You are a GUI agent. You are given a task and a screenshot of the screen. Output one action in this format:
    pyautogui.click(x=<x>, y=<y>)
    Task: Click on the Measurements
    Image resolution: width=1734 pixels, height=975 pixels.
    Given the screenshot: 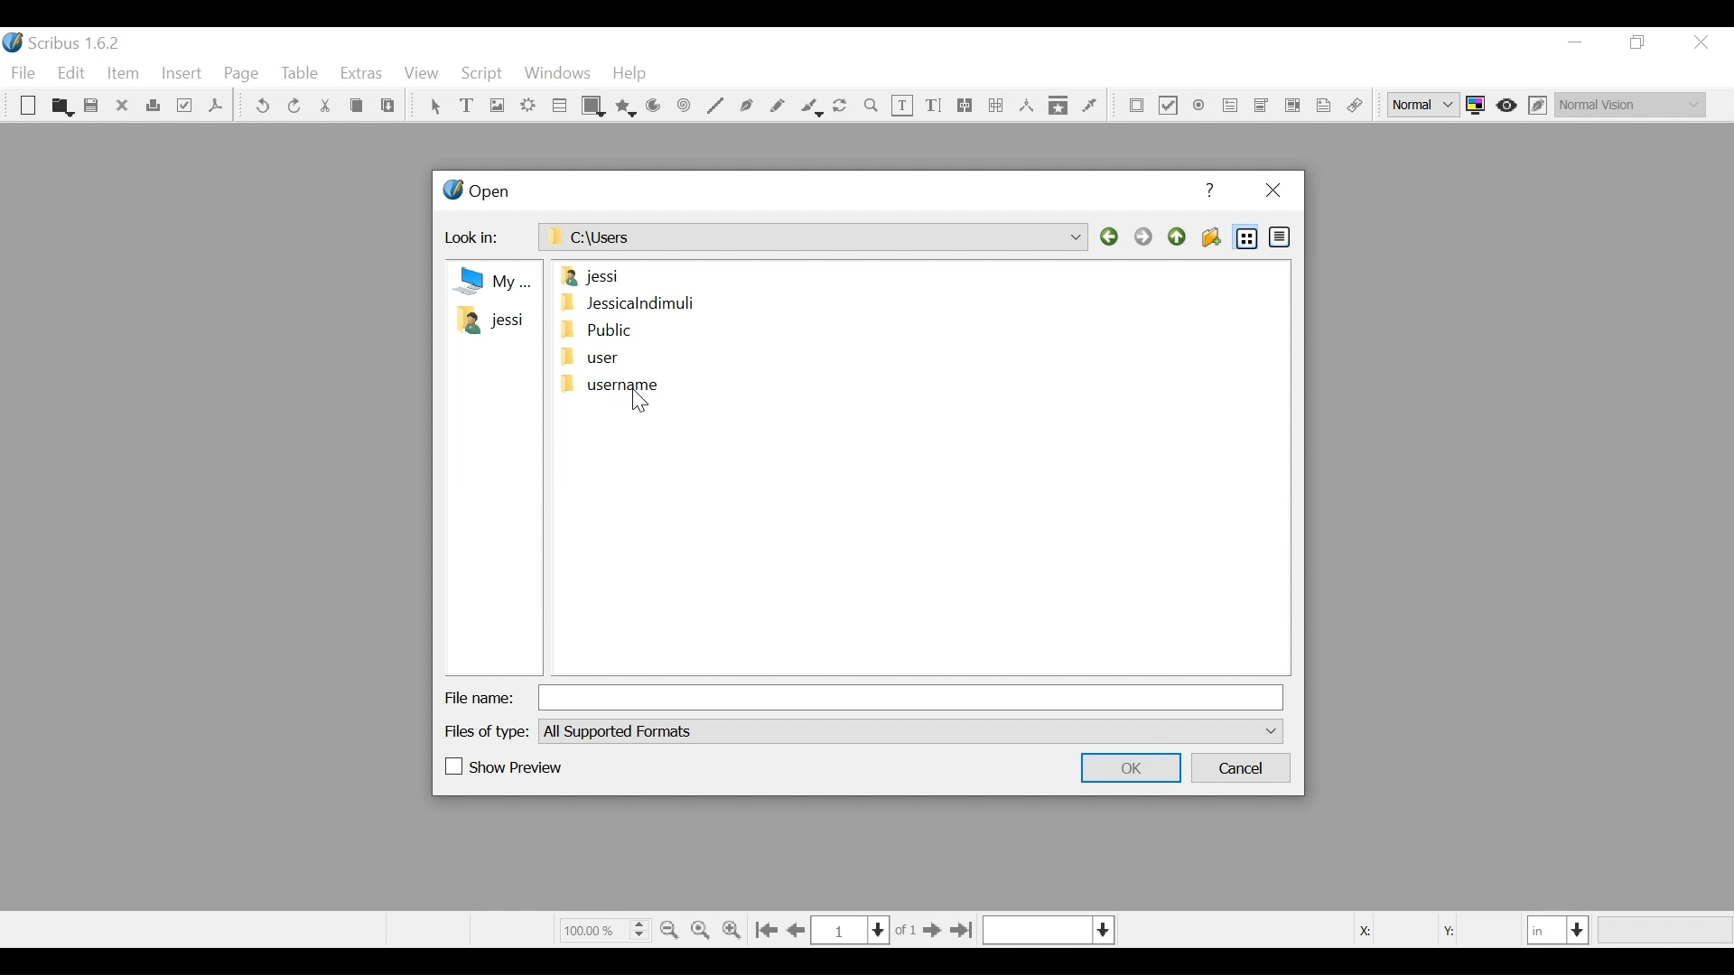 What is the action you would take?
    pyautogui.click(x=1026, y=106)
    